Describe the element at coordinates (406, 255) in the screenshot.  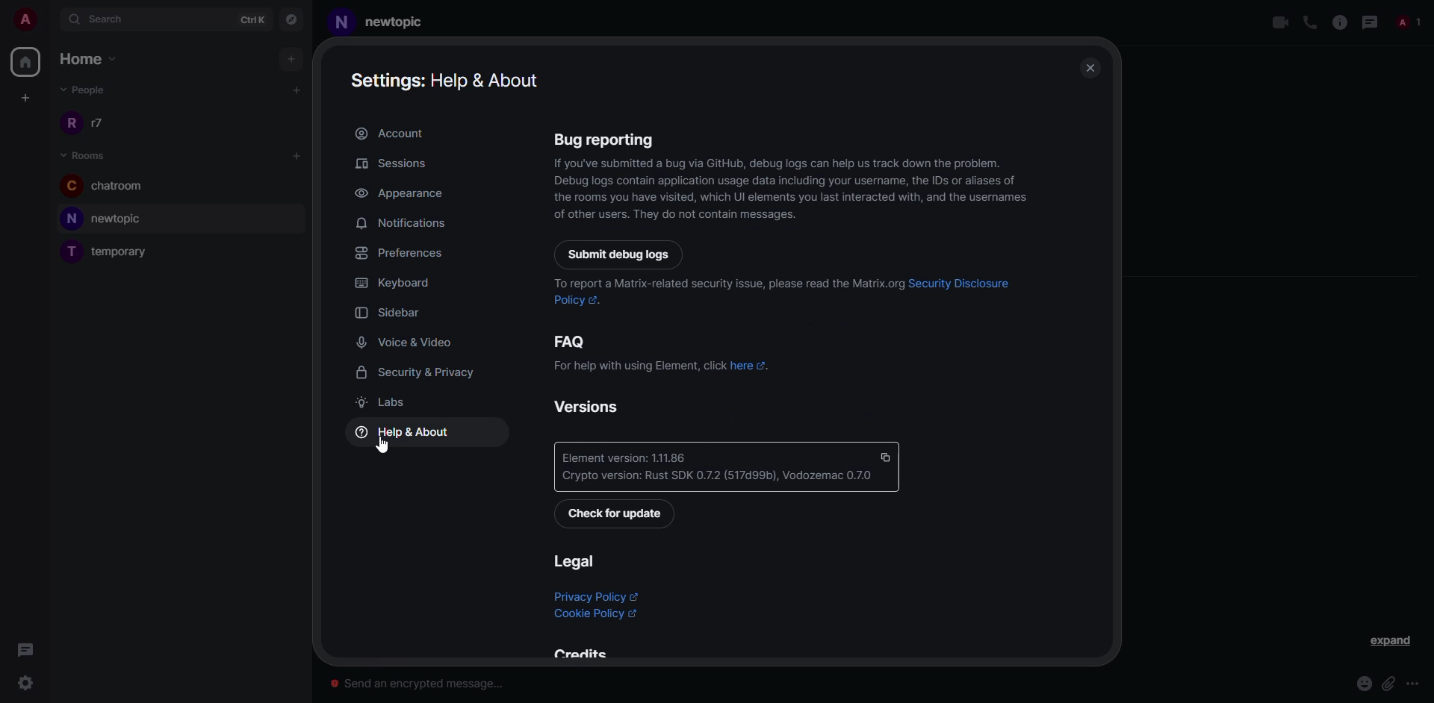
I see `preferences` at that location.